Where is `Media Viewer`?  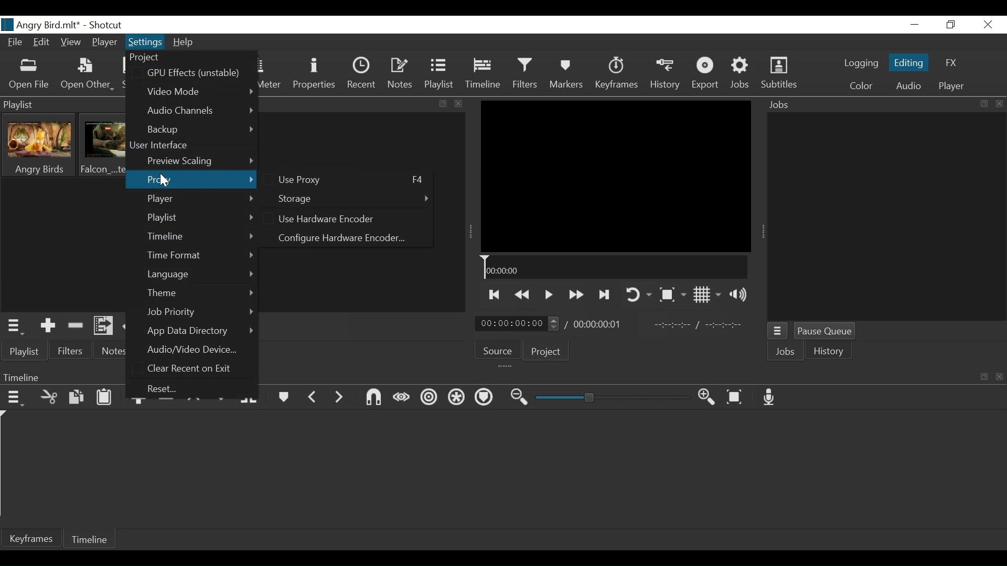
Media Viewer is located at coordinates (615, 176).